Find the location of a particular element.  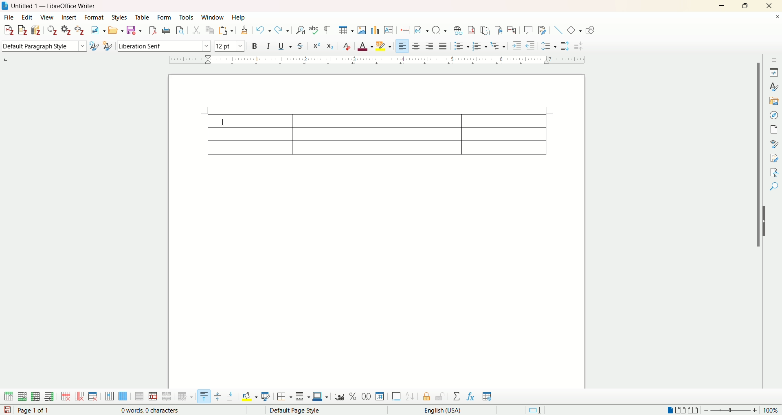

insert comments is located at coordinates (529, 30).